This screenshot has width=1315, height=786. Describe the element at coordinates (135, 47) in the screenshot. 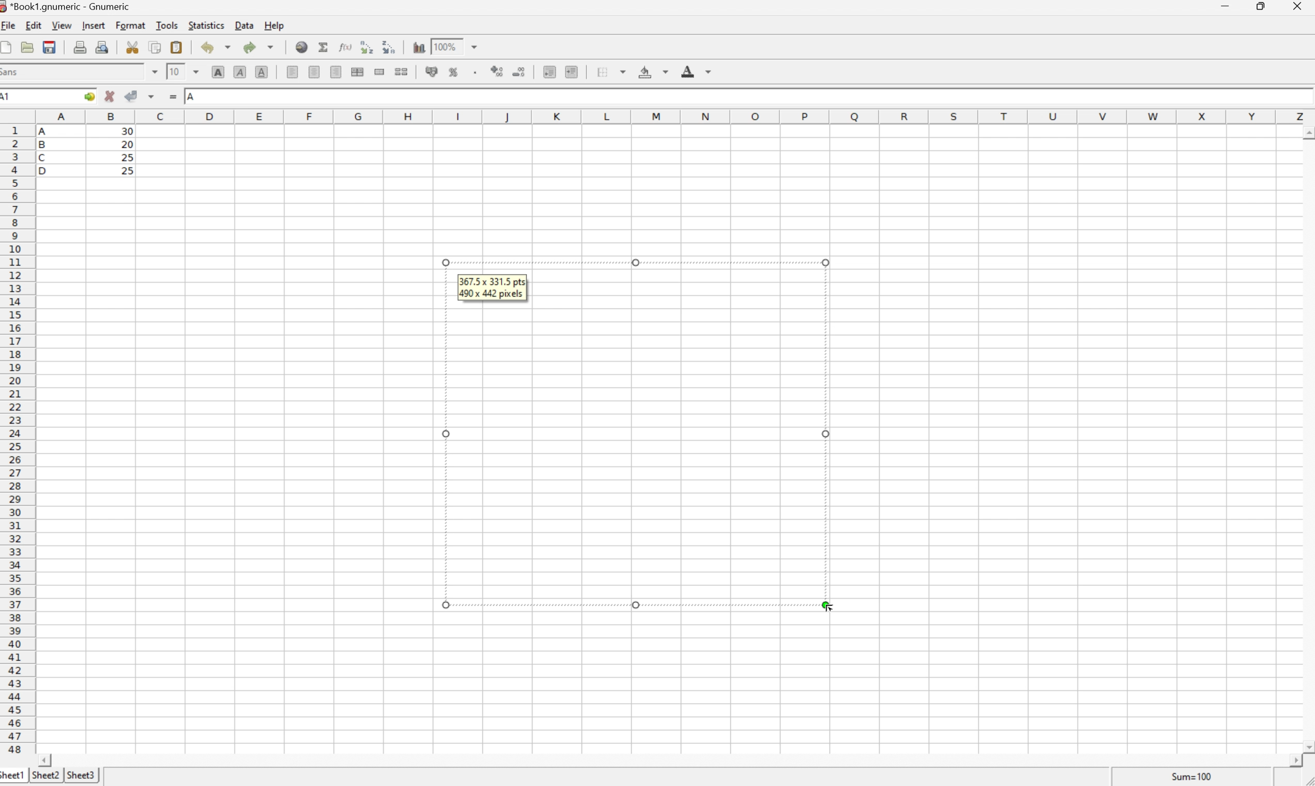

I see `Cut the selection` at that location.